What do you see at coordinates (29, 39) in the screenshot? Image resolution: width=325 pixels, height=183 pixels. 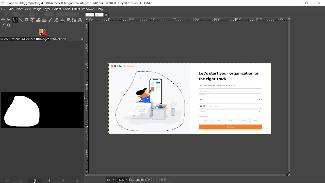 I see `Devices` at bounding box center [29, 39].